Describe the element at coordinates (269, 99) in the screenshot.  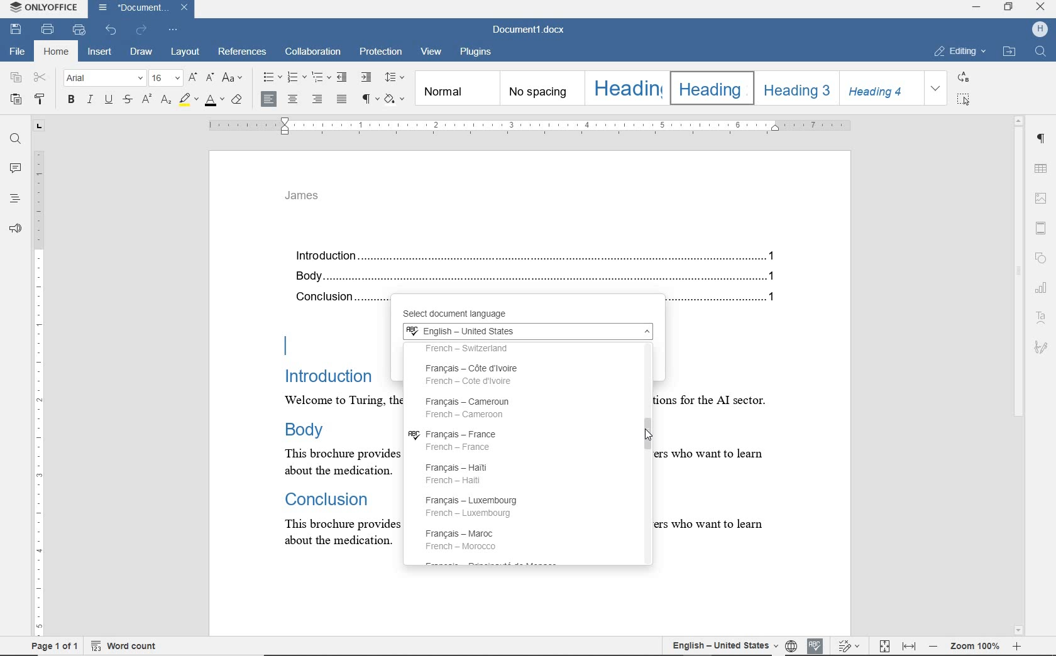
I see `align left` at that location.